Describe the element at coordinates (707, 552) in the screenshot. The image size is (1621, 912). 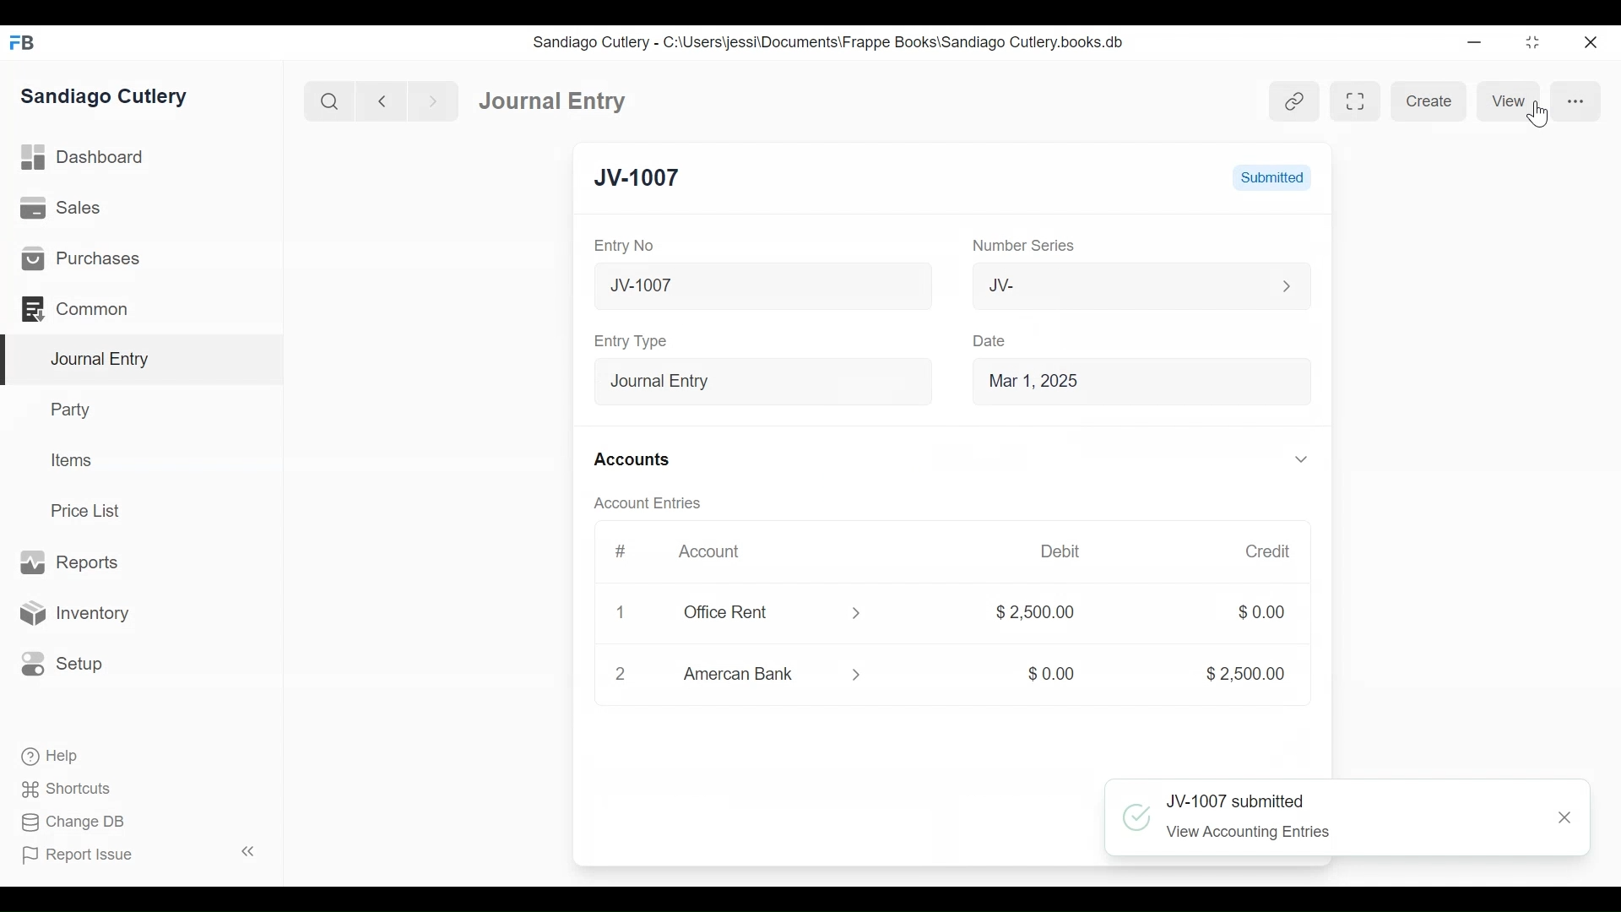
I see `Account` at that location.